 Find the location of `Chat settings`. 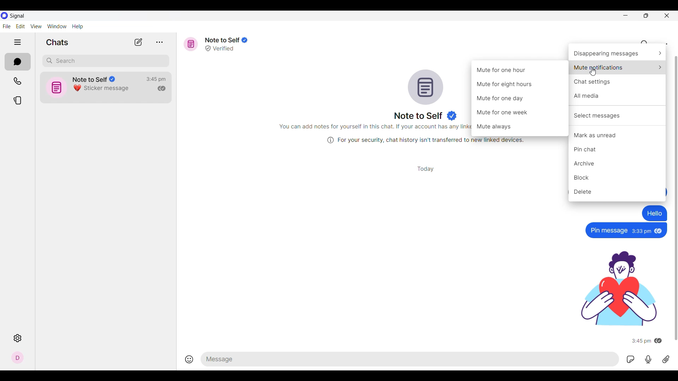

Chat settings is located at coordinates (664, 44).